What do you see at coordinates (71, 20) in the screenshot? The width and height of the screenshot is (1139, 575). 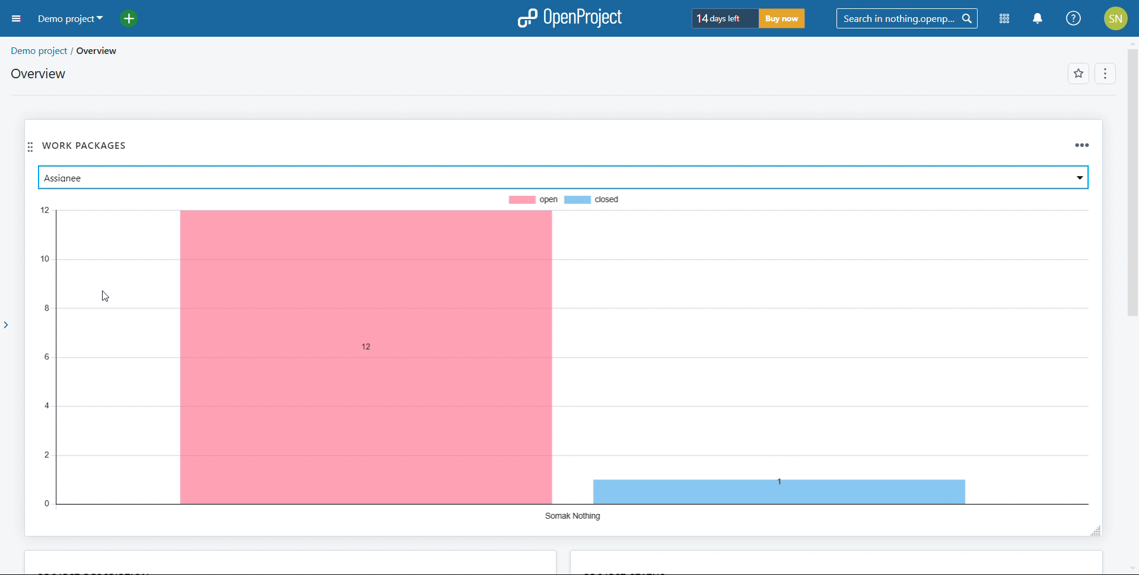 I see `demo project selected` at bounding box center [71, 20].